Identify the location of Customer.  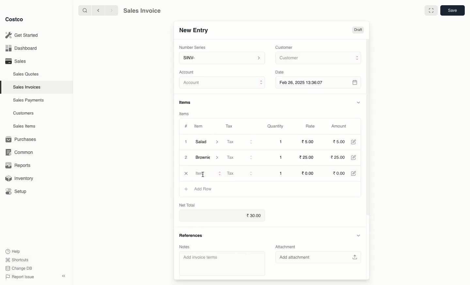
(318, 58).